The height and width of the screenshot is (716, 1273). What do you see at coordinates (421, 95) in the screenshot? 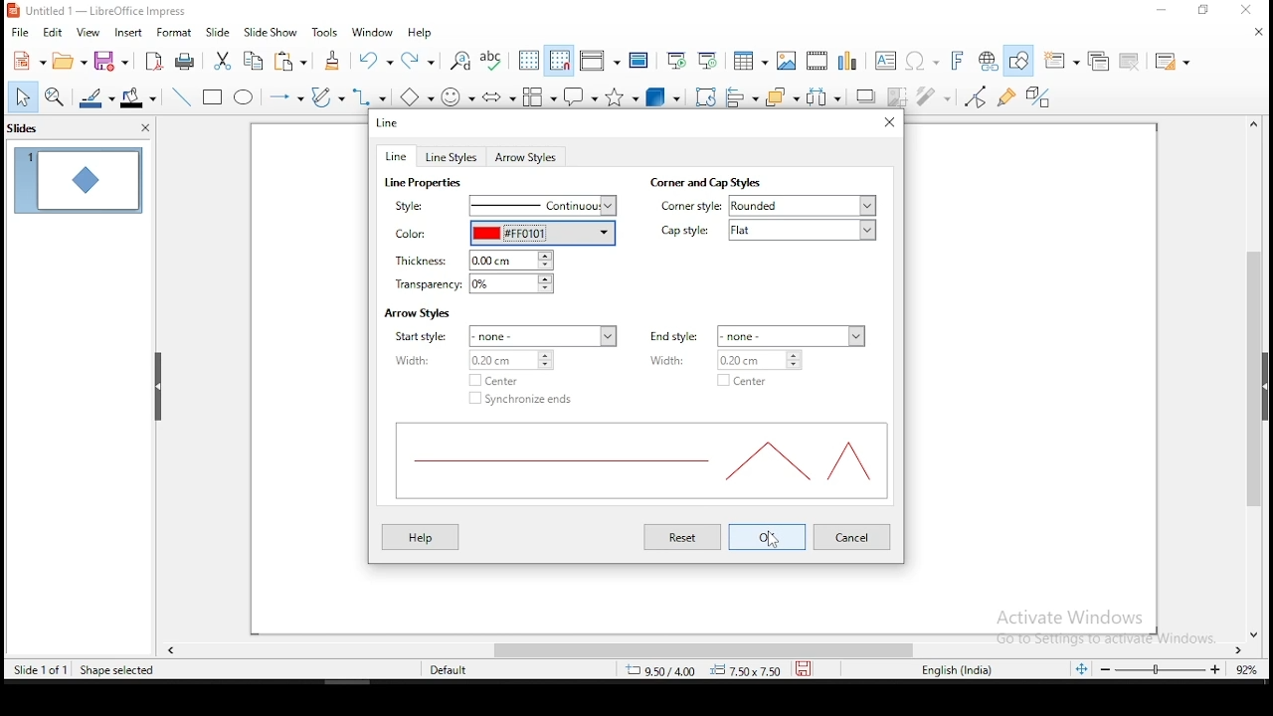
I see `basic shapes` at bounding box center [421, 95].